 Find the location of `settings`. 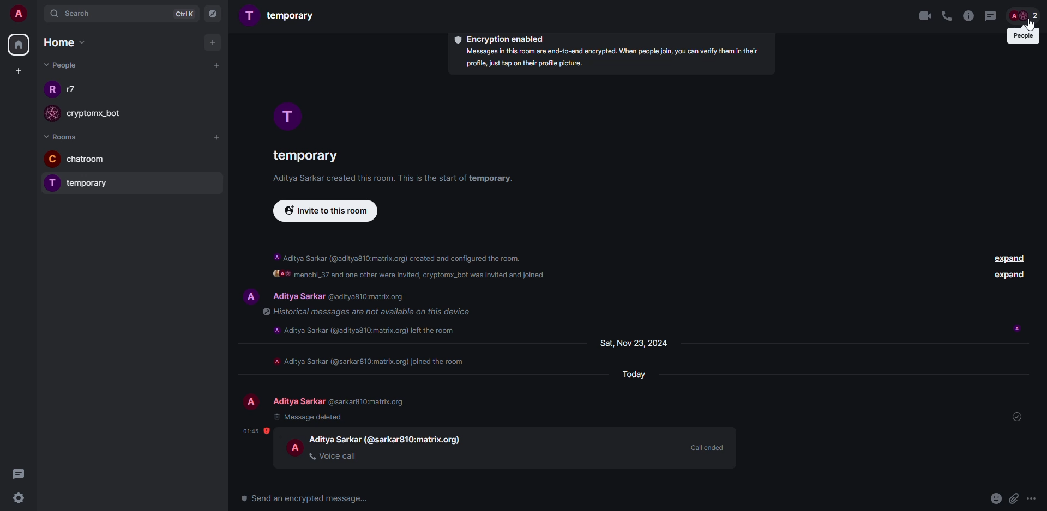

settings is located at coordinates (21, 498).